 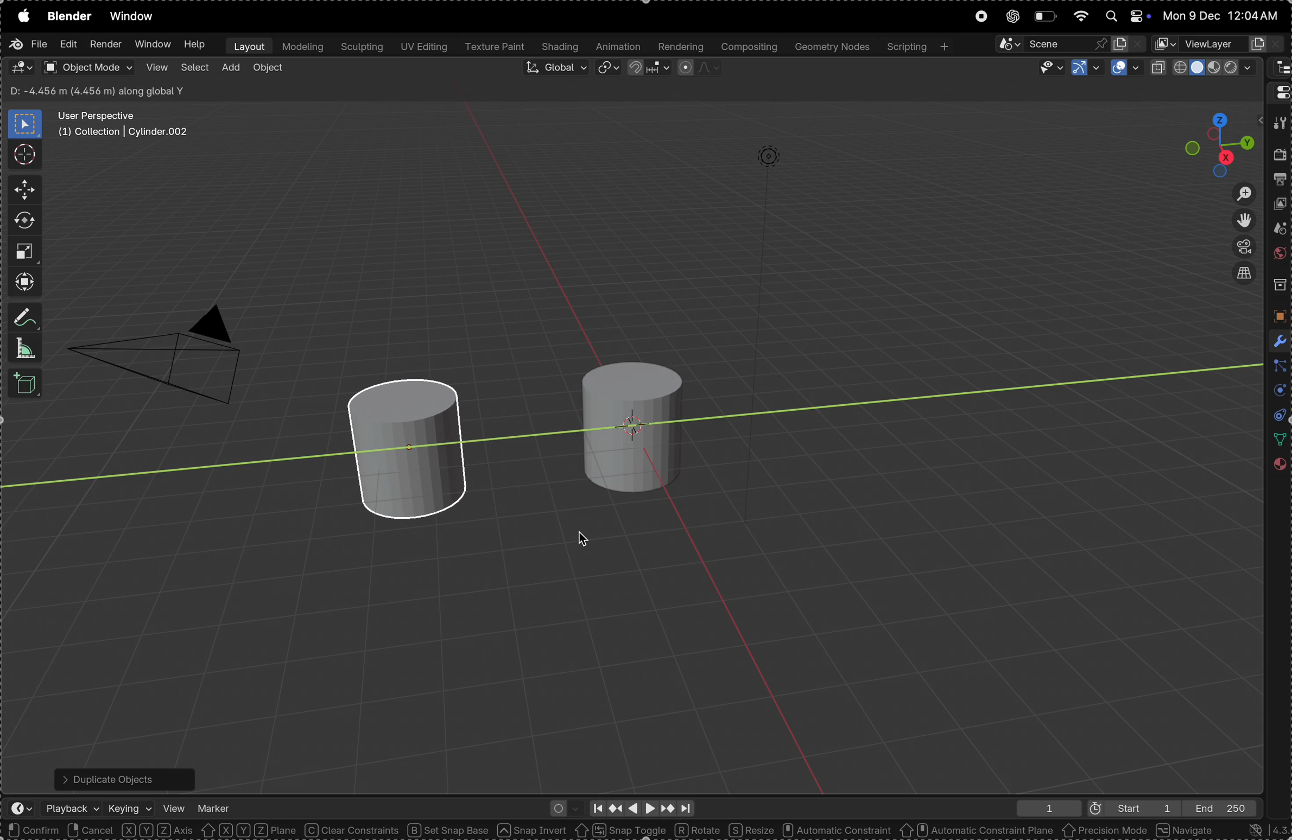 I want to click on rotate, so click(x=699, y=829).